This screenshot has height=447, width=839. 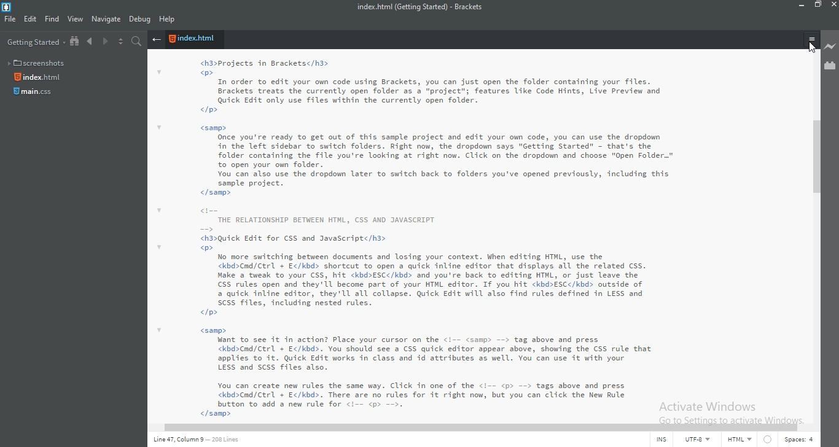 What do you see at coordinates (482, 233) in the screenshot?
I see `code space` at bounding box center [482, 233].